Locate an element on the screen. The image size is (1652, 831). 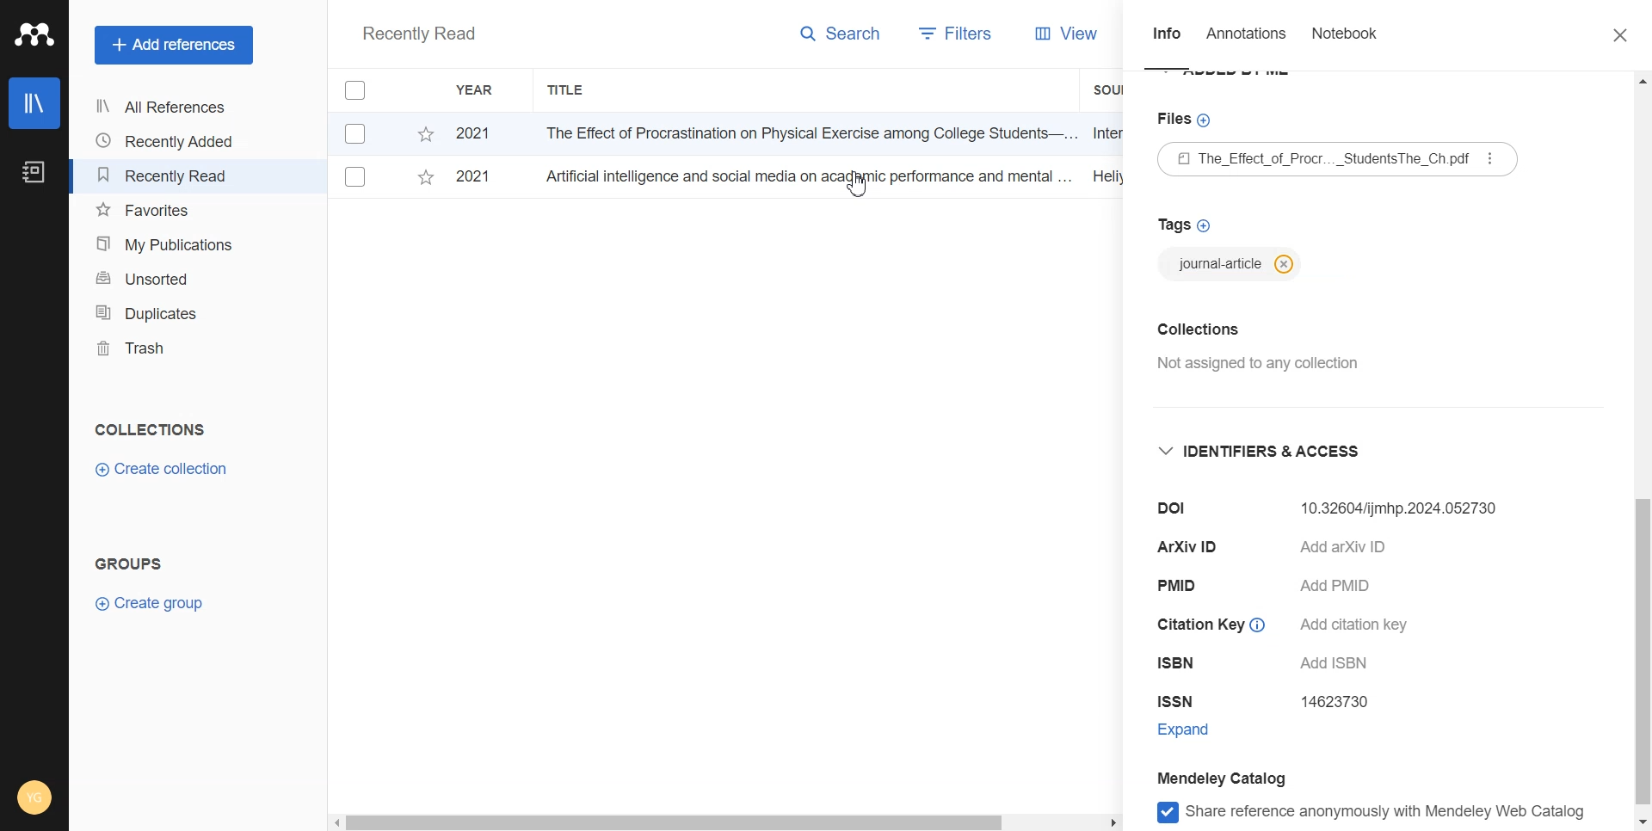
Title is located at coordinates (567, 90).